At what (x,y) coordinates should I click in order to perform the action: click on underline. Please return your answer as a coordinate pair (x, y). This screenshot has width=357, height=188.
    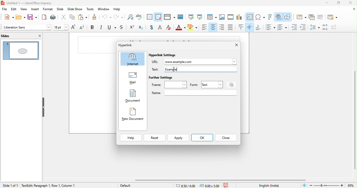
    Looking at the image, I should click on (112, 28).